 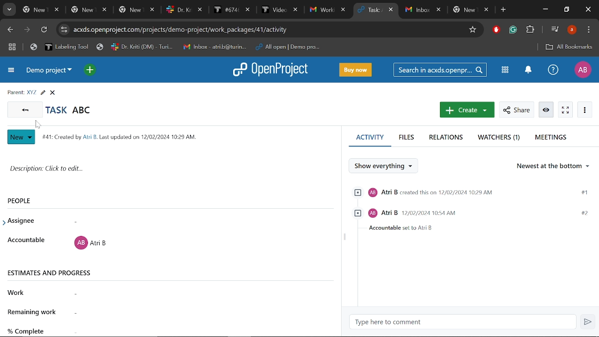 I want to click on 141: Created by Ai B. Last updated on 12/02/2024 1029 AM., so click(x=124, y=136).